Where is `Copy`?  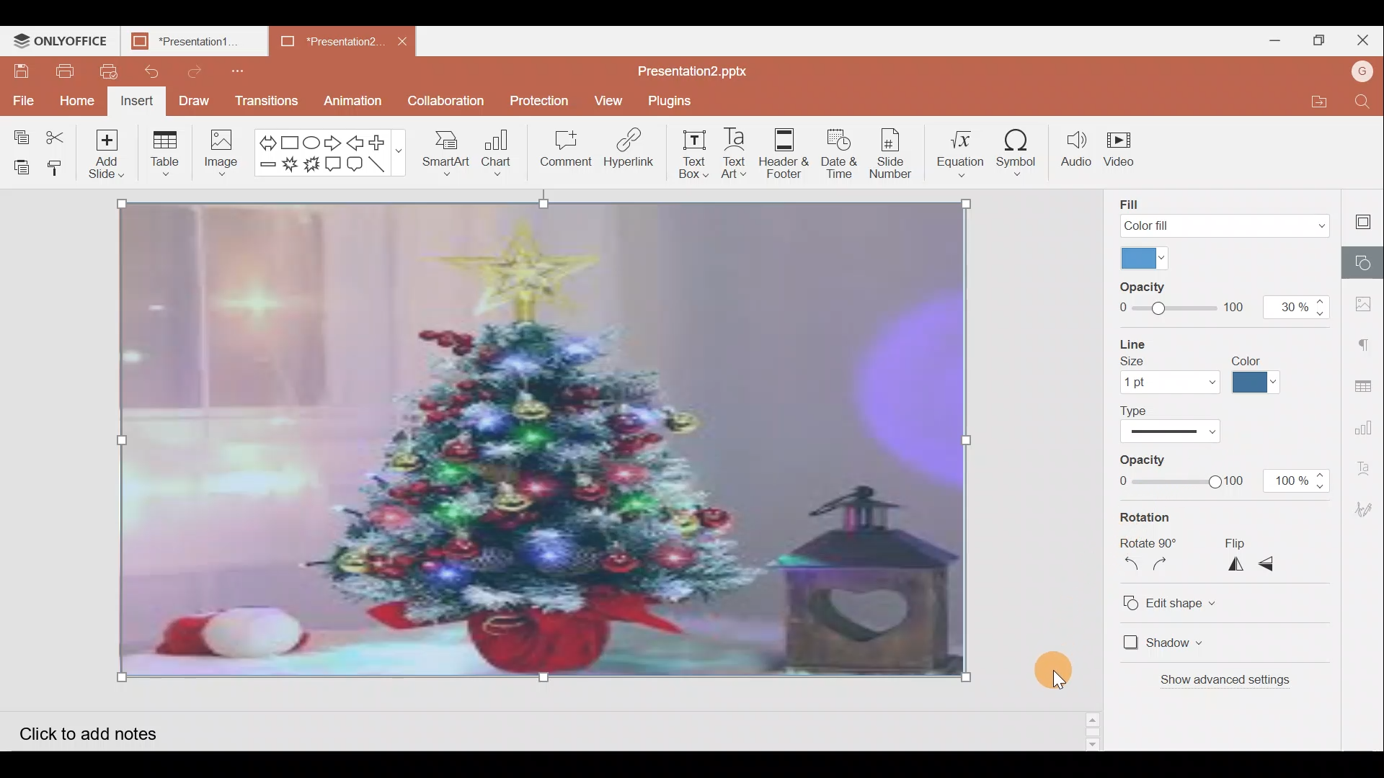
Copy is located at coordinates (20, 130).